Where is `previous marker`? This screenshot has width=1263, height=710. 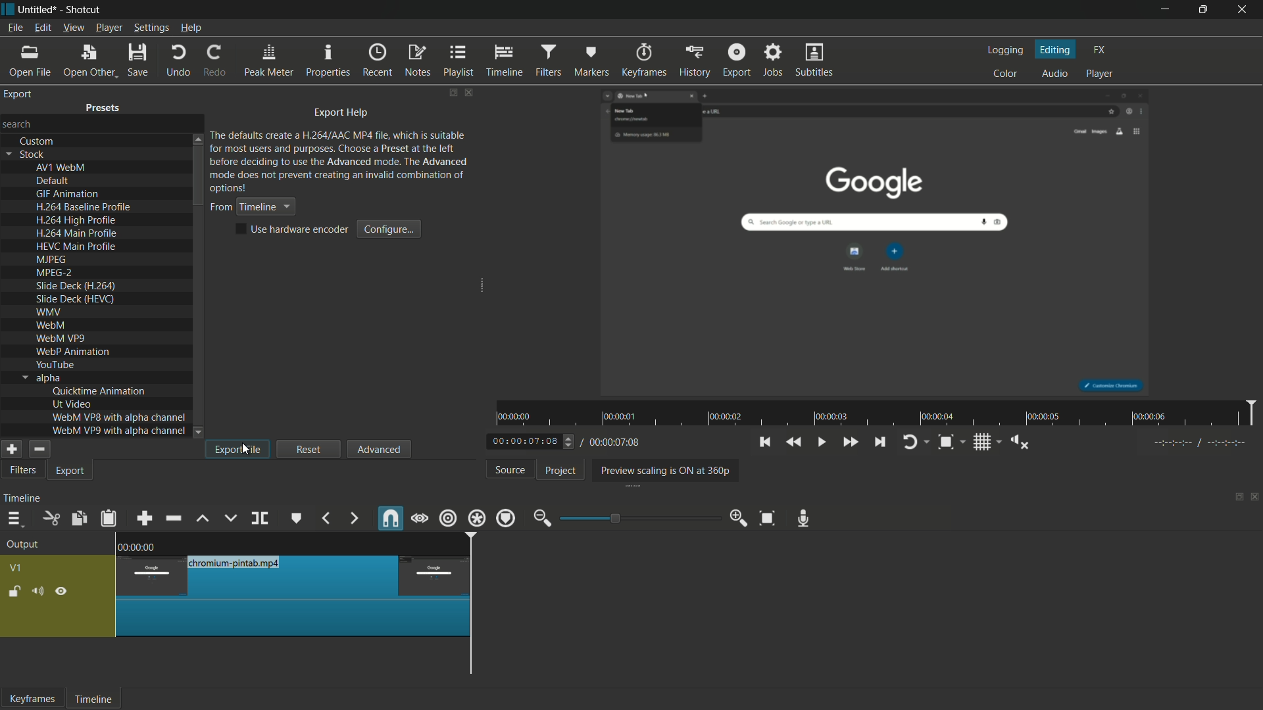 previous marker is located at coordinates (325, 518).